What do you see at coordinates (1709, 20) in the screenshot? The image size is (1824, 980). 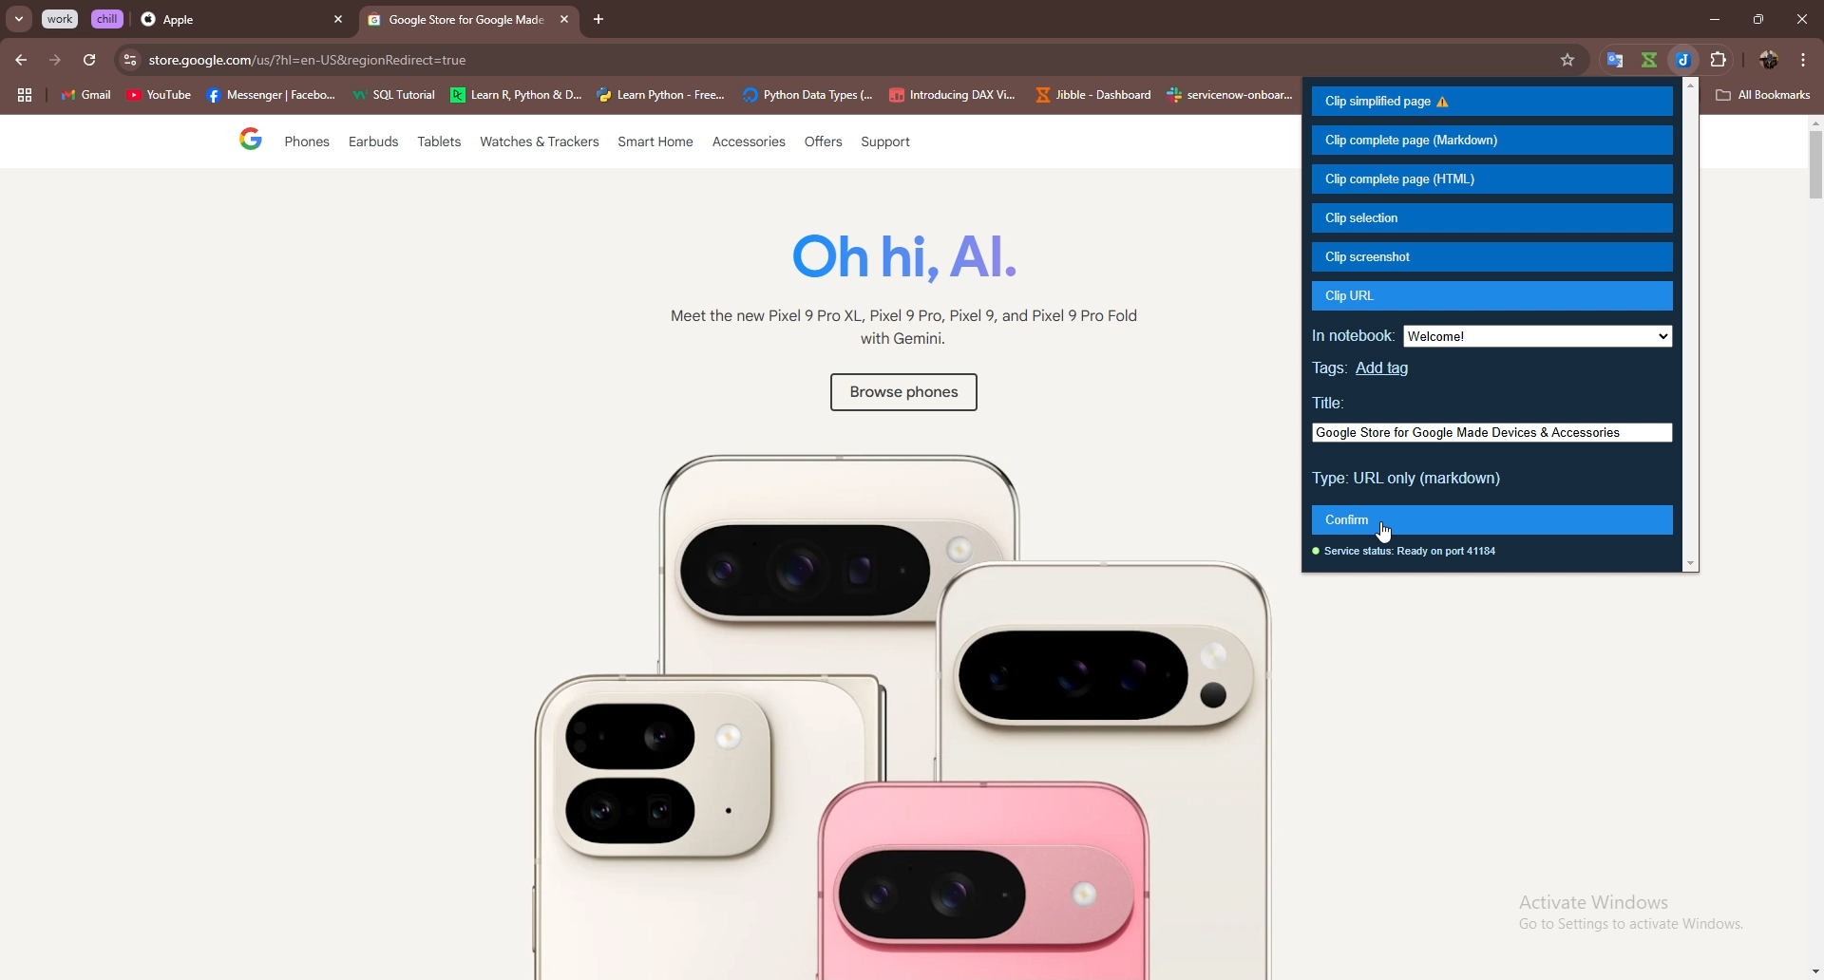 I see `minimize` at bounding box center [1709, 20].